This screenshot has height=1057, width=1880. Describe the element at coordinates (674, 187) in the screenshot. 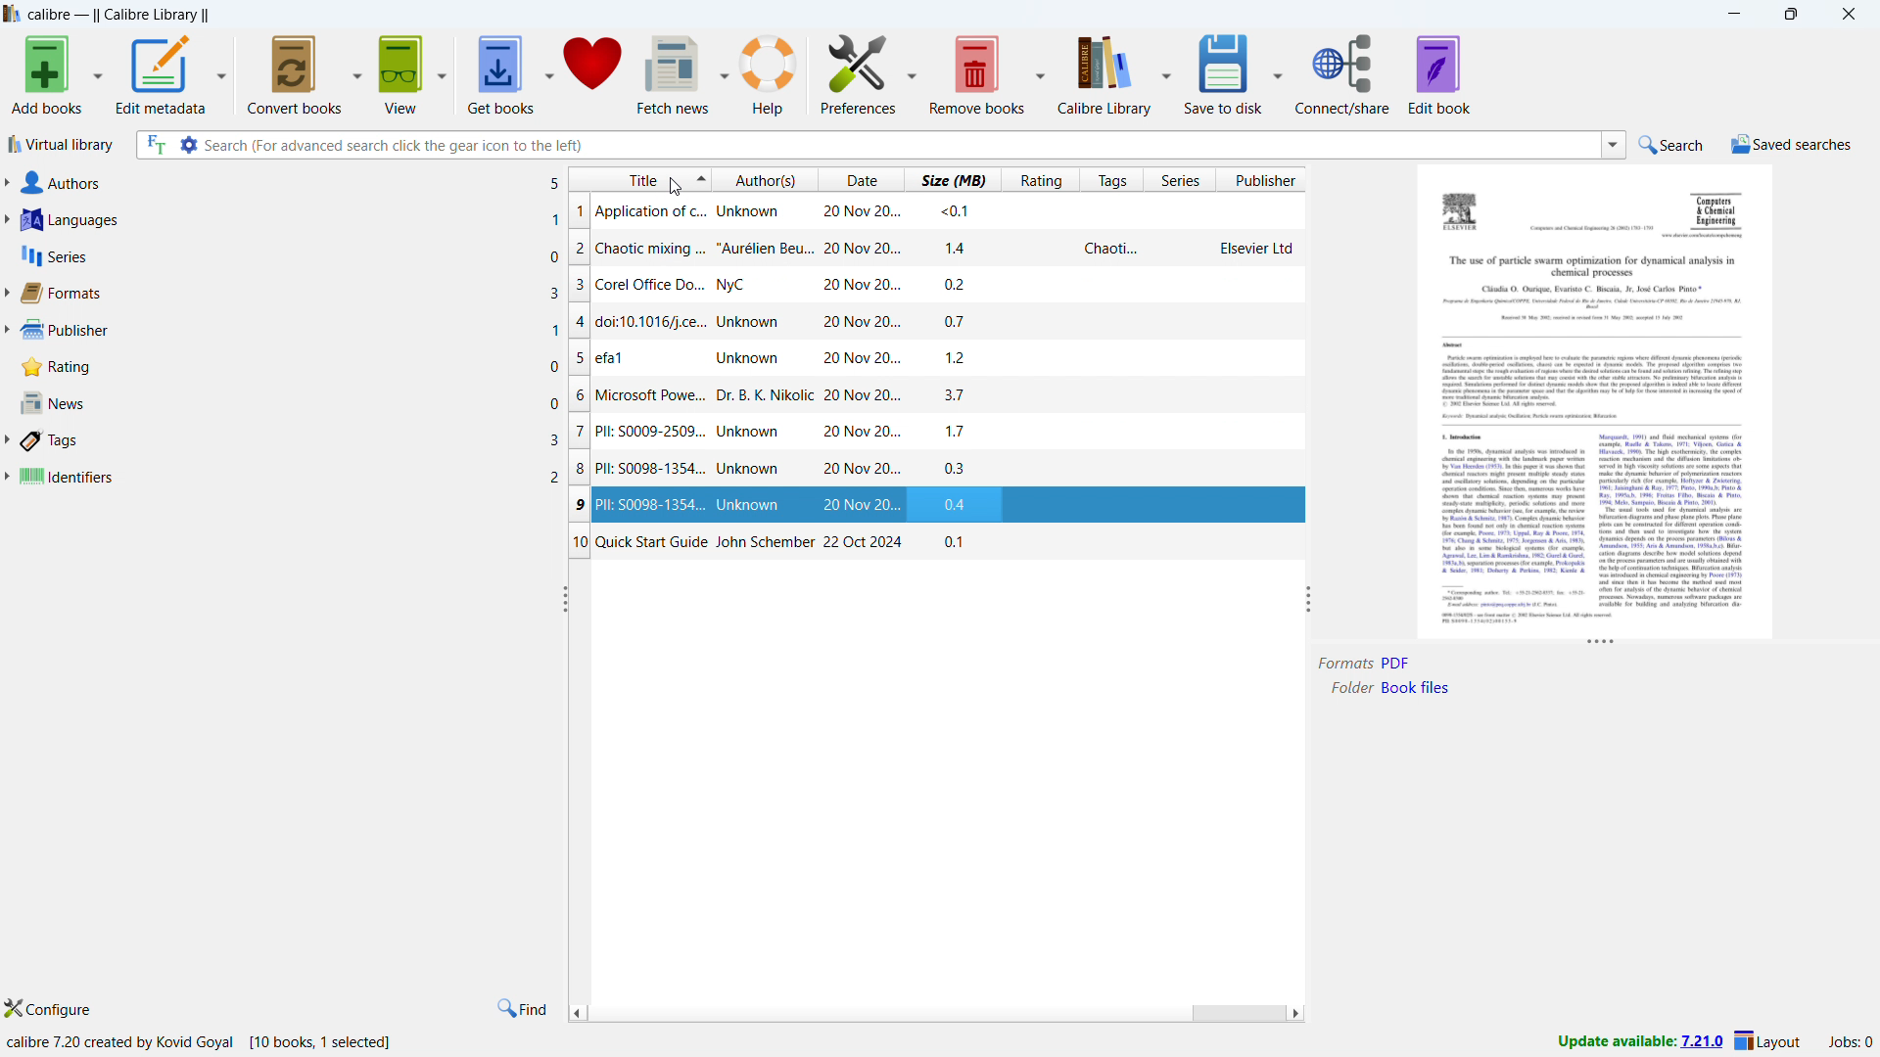

I see `Cursor` at that location.